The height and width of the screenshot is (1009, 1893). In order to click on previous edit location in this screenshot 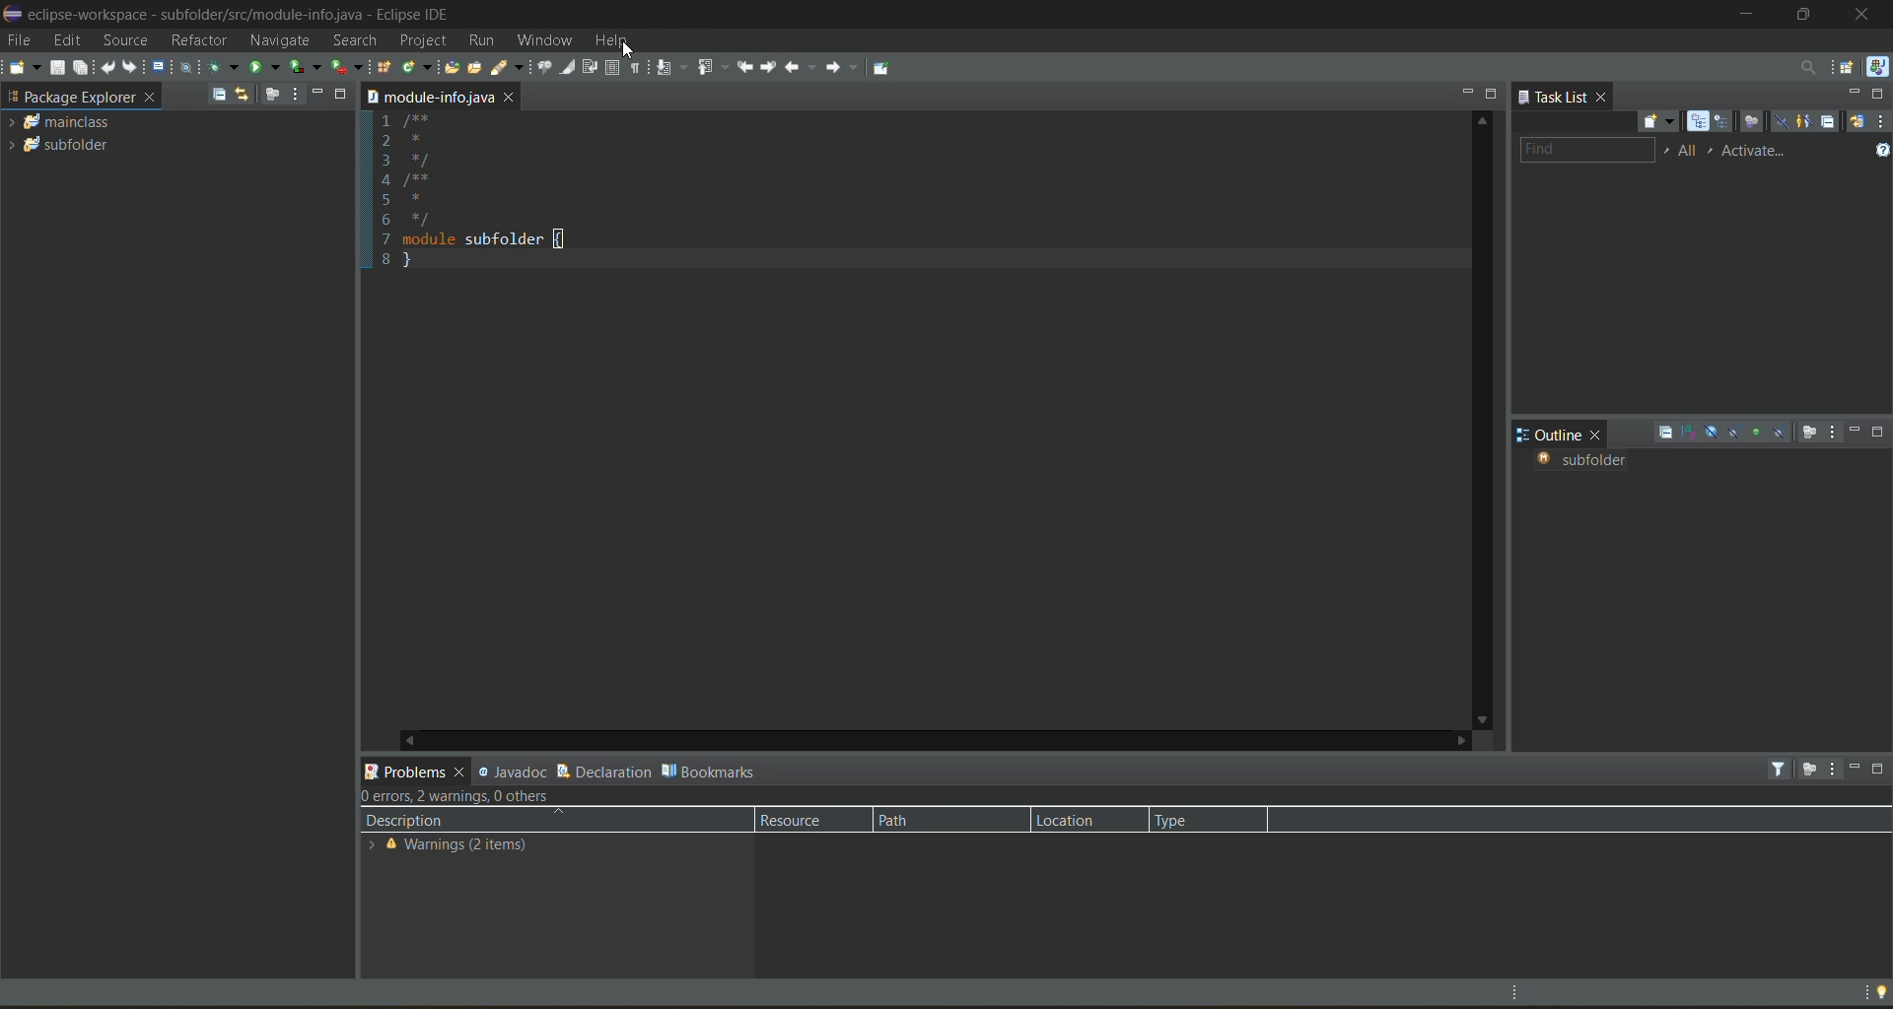, I will do `click(750, 66)`.